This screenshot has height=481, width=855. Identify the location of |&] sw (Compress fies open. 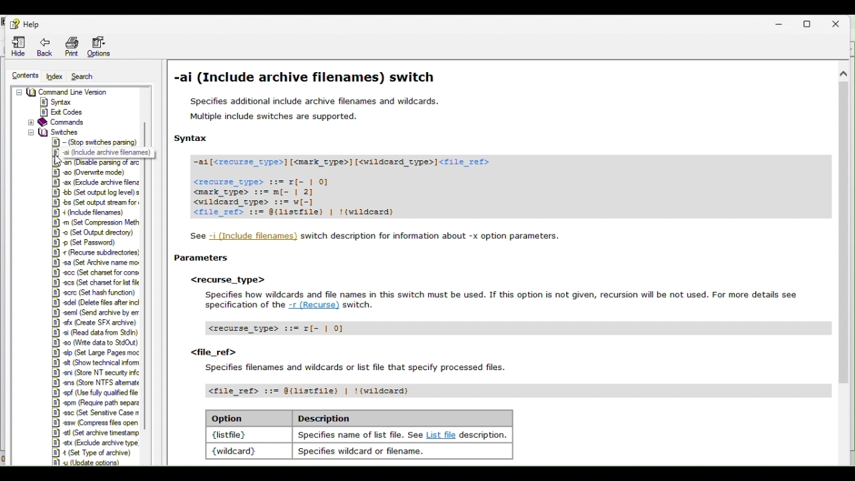
(96, 422).